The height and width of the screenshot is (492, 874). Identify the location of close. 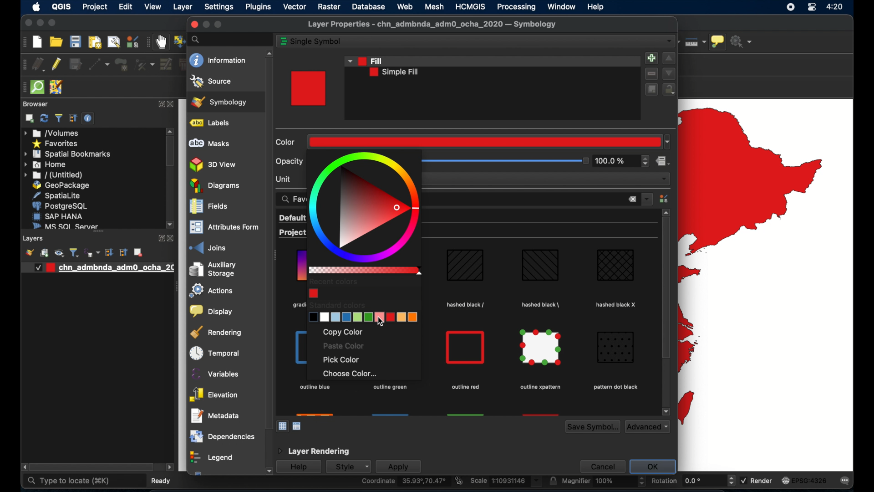
(174, 105).